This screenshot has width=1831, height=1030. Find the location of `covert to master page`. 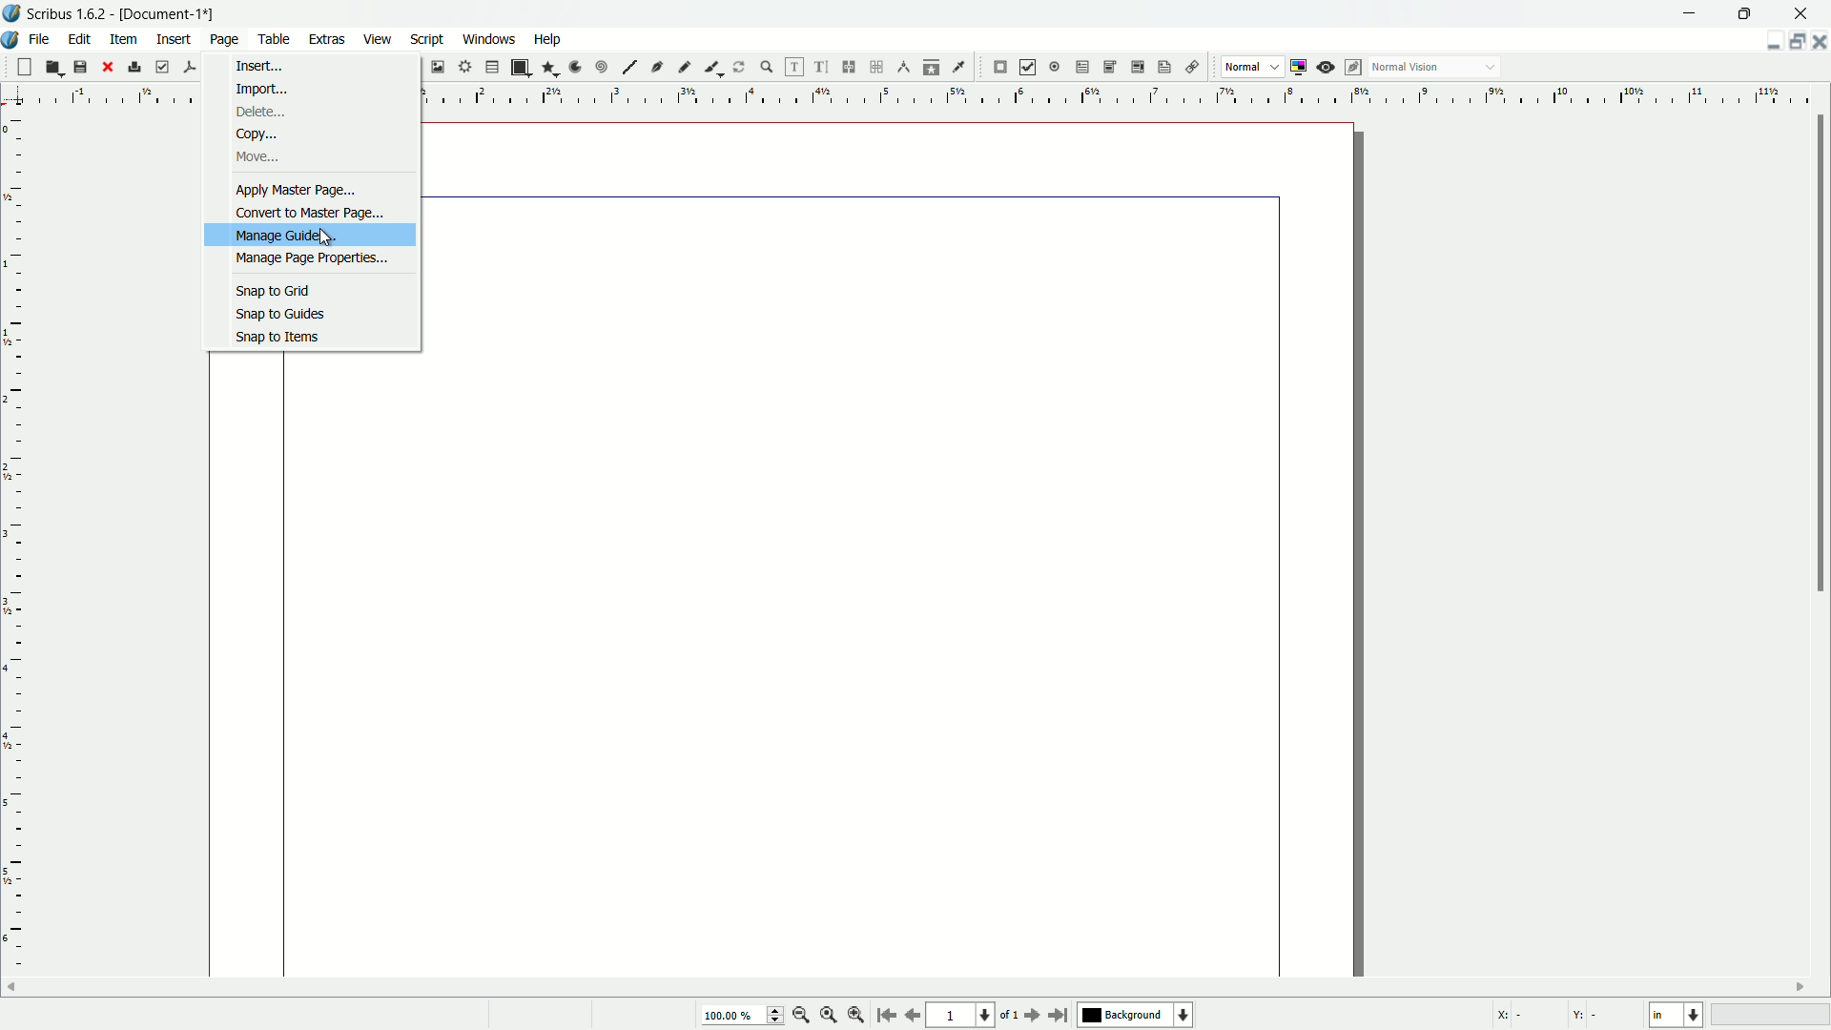

covert to master page is located at coordinates (312, 211).